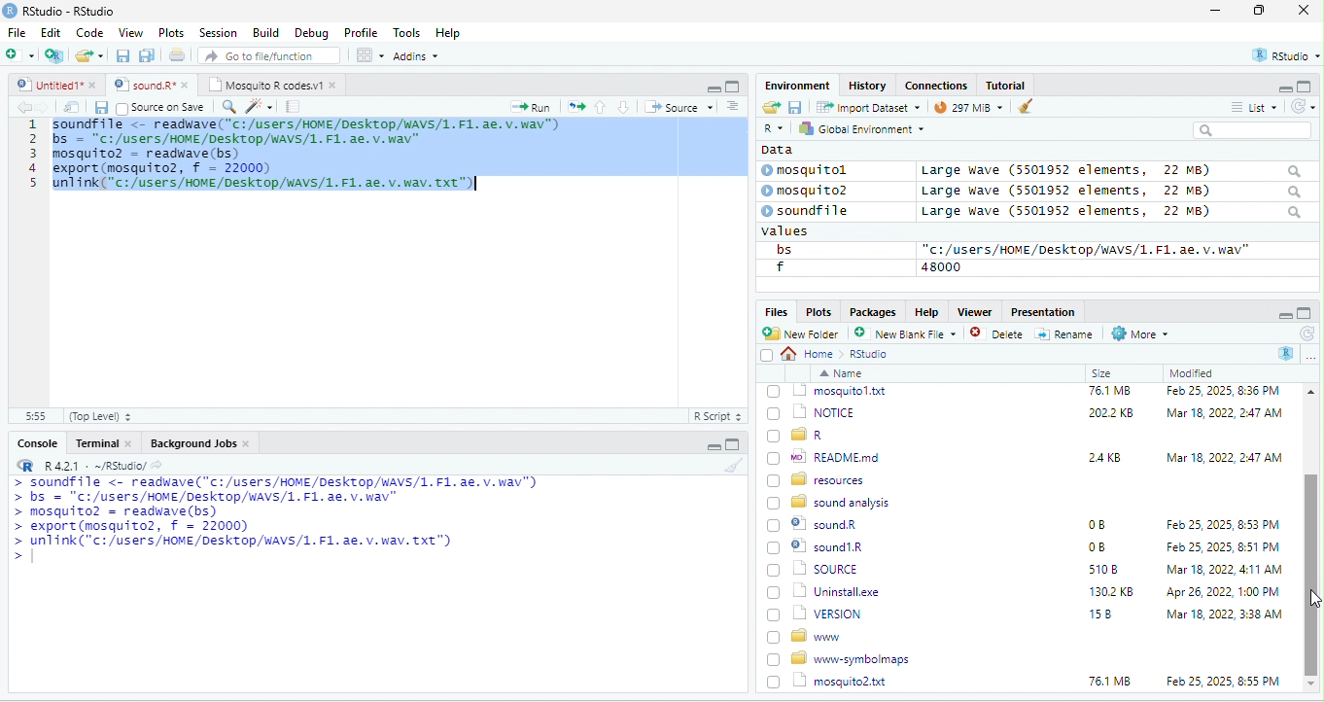 The image size is (1324, 702). Describe the element at coordinates (266, 32) in the screenshot. I see `Build` at that location.